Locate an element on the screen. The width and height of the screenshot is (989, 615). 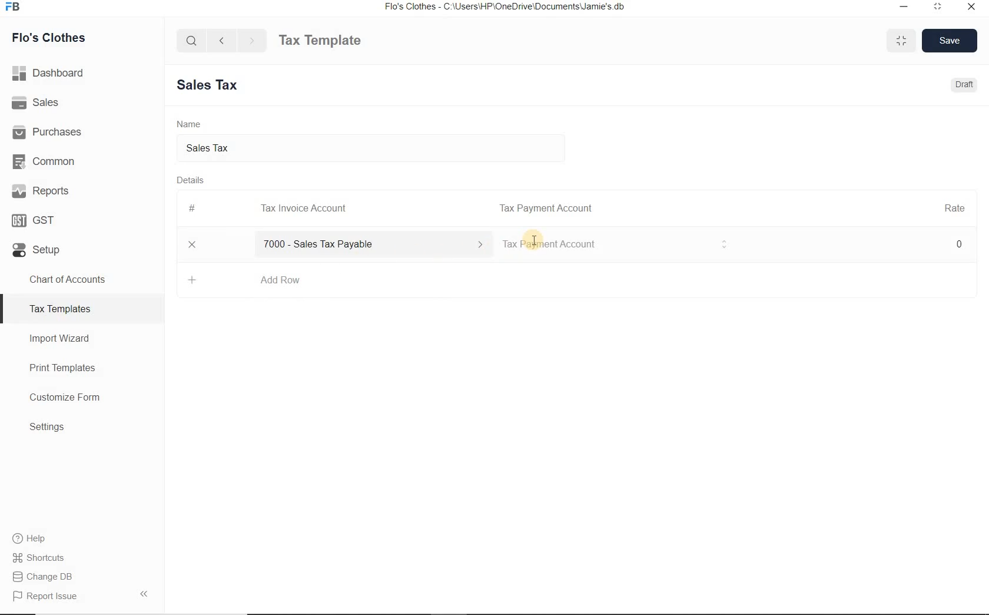
Common is located at coordinates (82, 160).